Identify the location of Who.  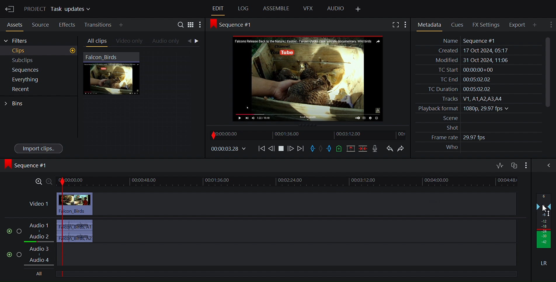
(451, 147).